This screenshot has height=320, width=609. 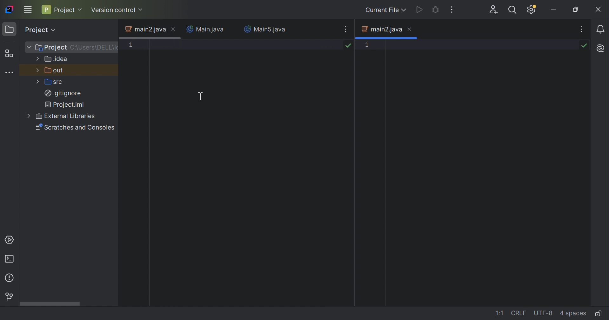 I want to click on More tool windows, so click(x=10, y=71).